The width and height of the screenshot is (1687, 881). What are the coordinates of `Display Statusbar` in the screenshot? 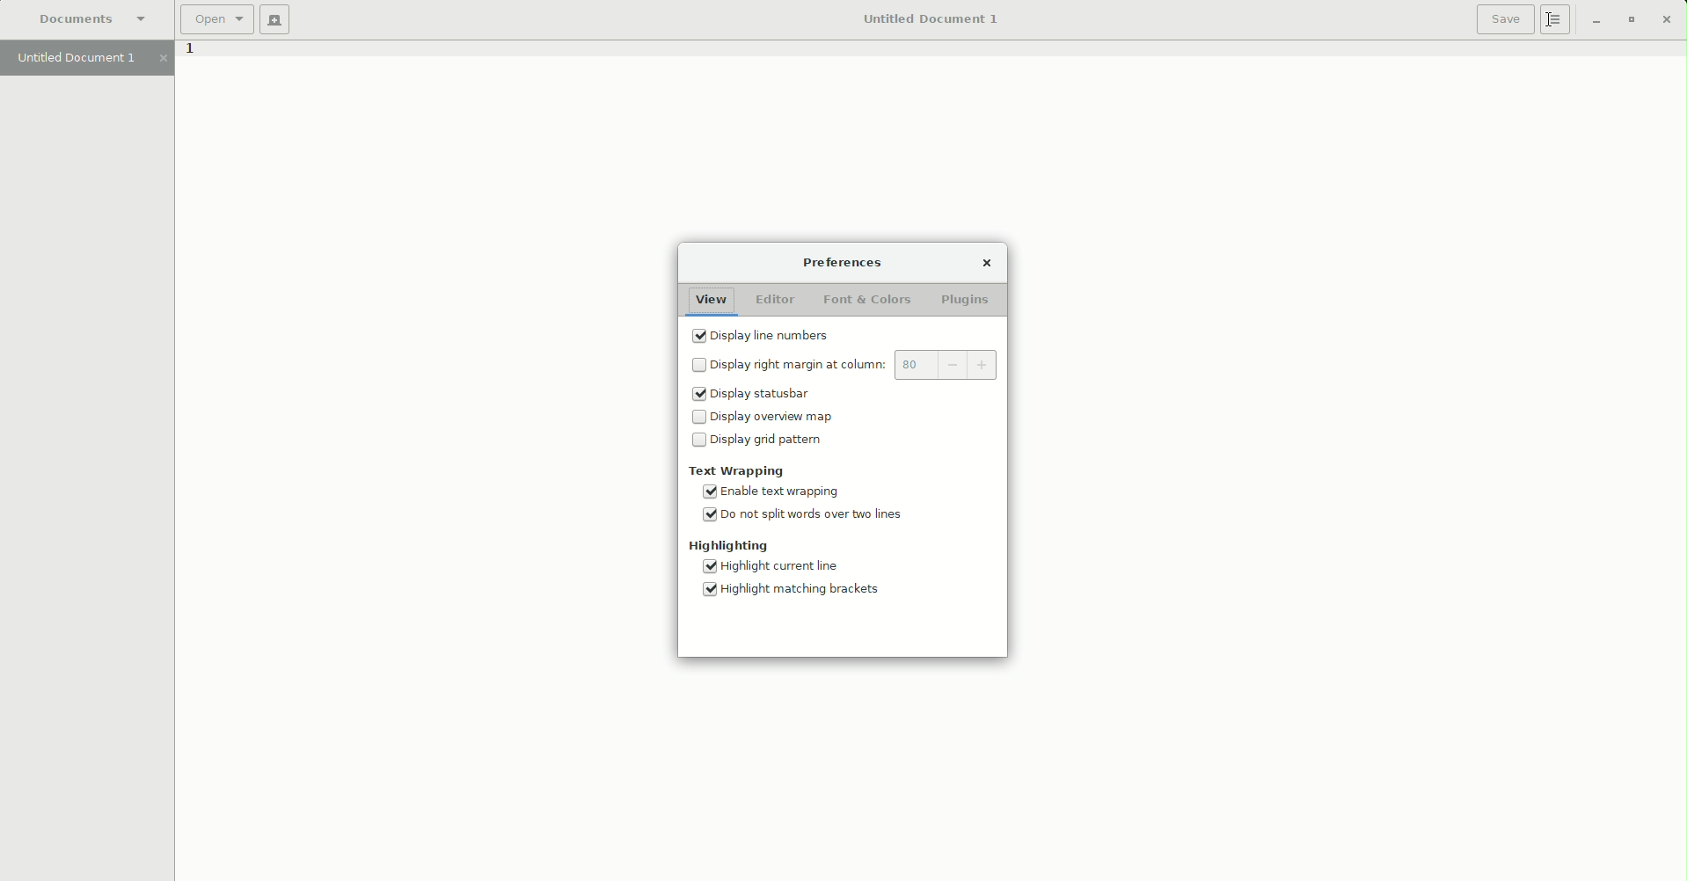 It's located at (751, 395).